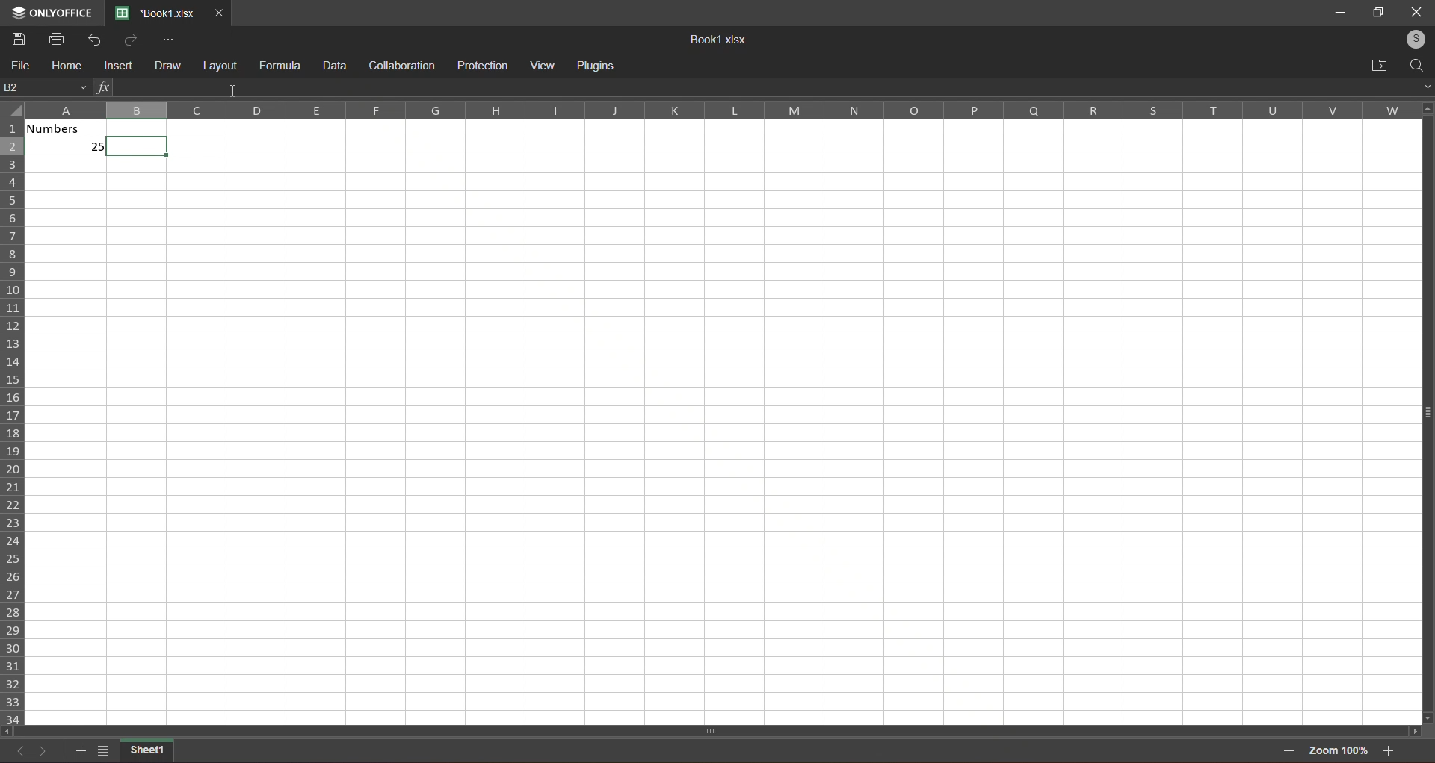 This screenshot has height=763, width=1435. I want to click on scroll right, so click(1420, 732).